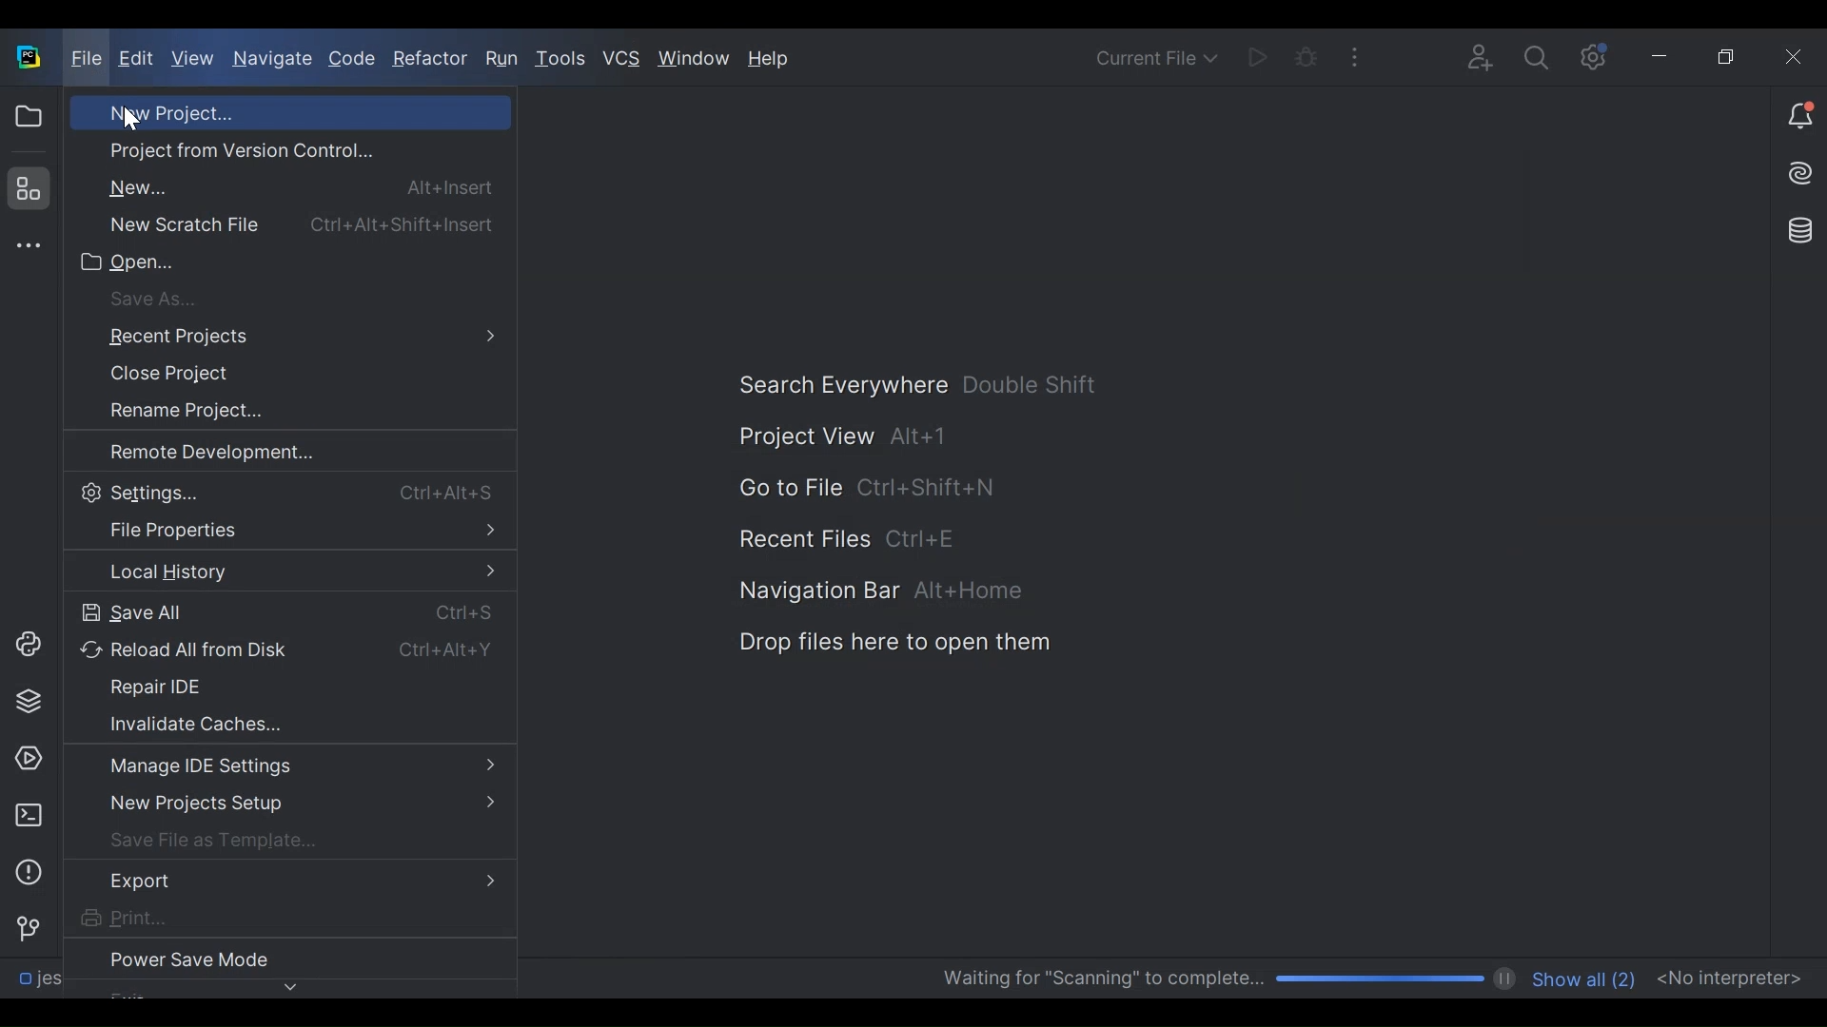 The image size is (1827, 1027). Describe the element at coordinates (84, 60) in the screenshot. I see `File` at that location.